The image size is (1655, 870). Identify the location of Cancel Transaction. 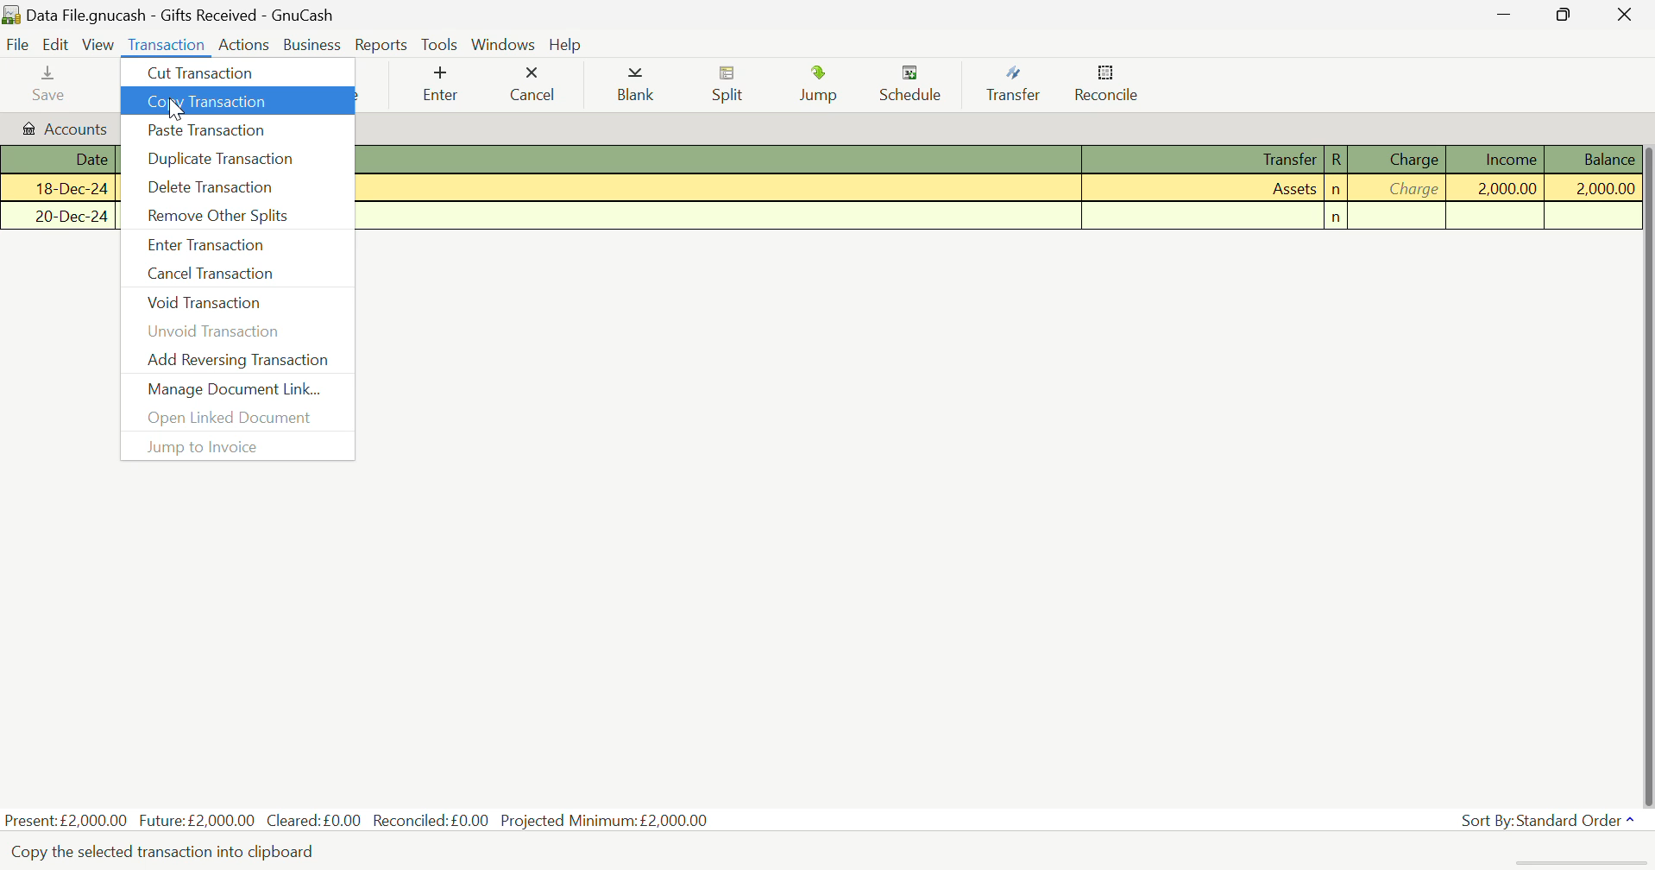
(235, 275).